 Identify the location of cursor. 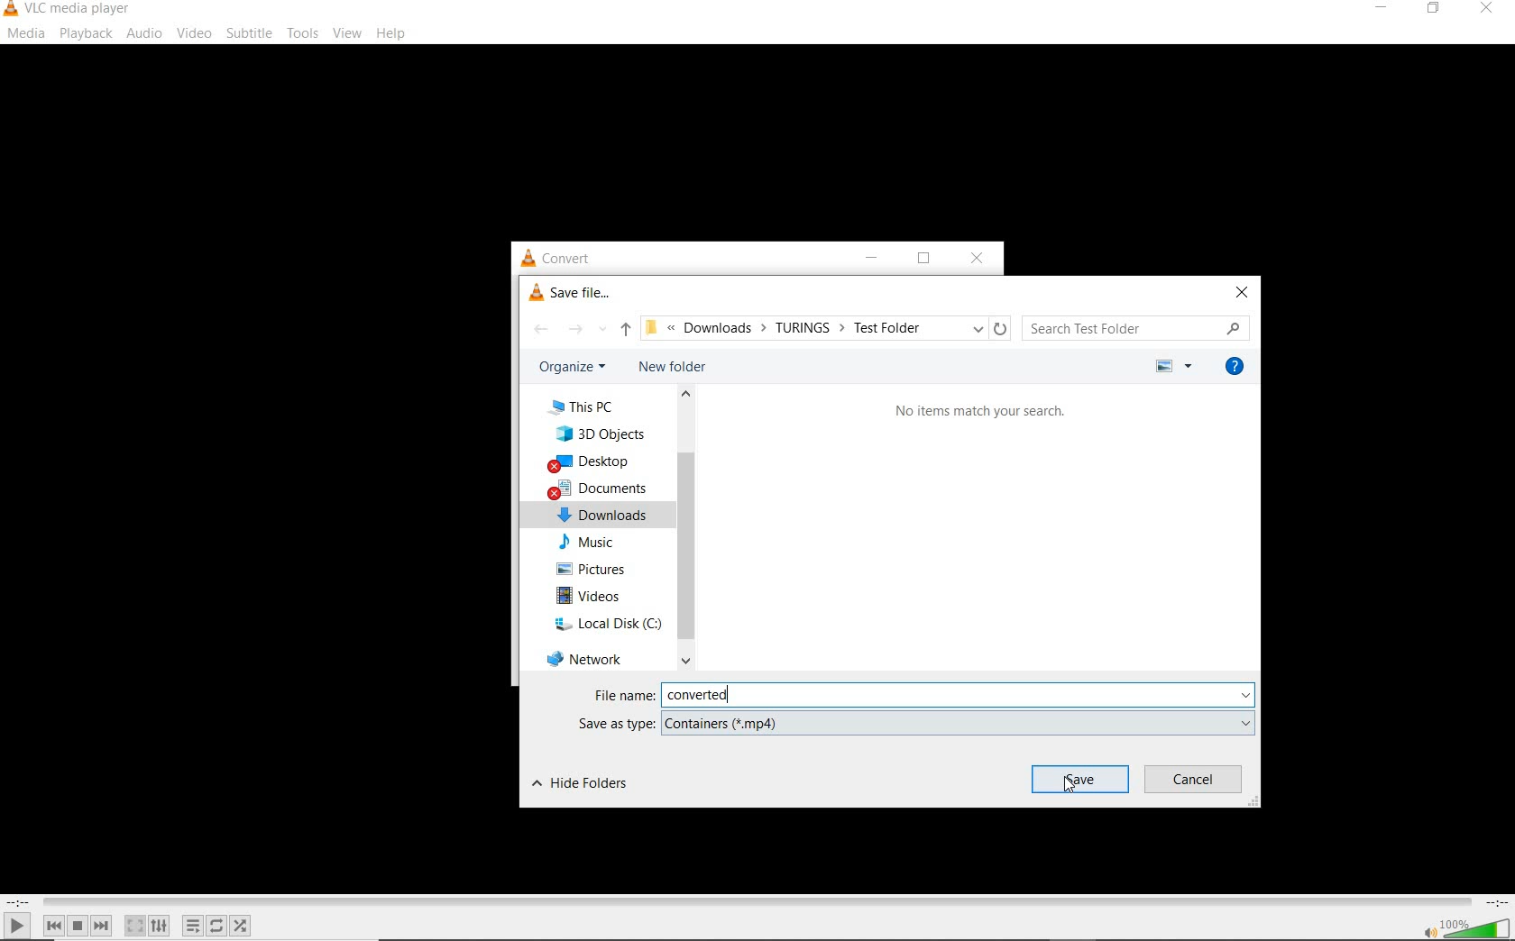
(1070, 784).